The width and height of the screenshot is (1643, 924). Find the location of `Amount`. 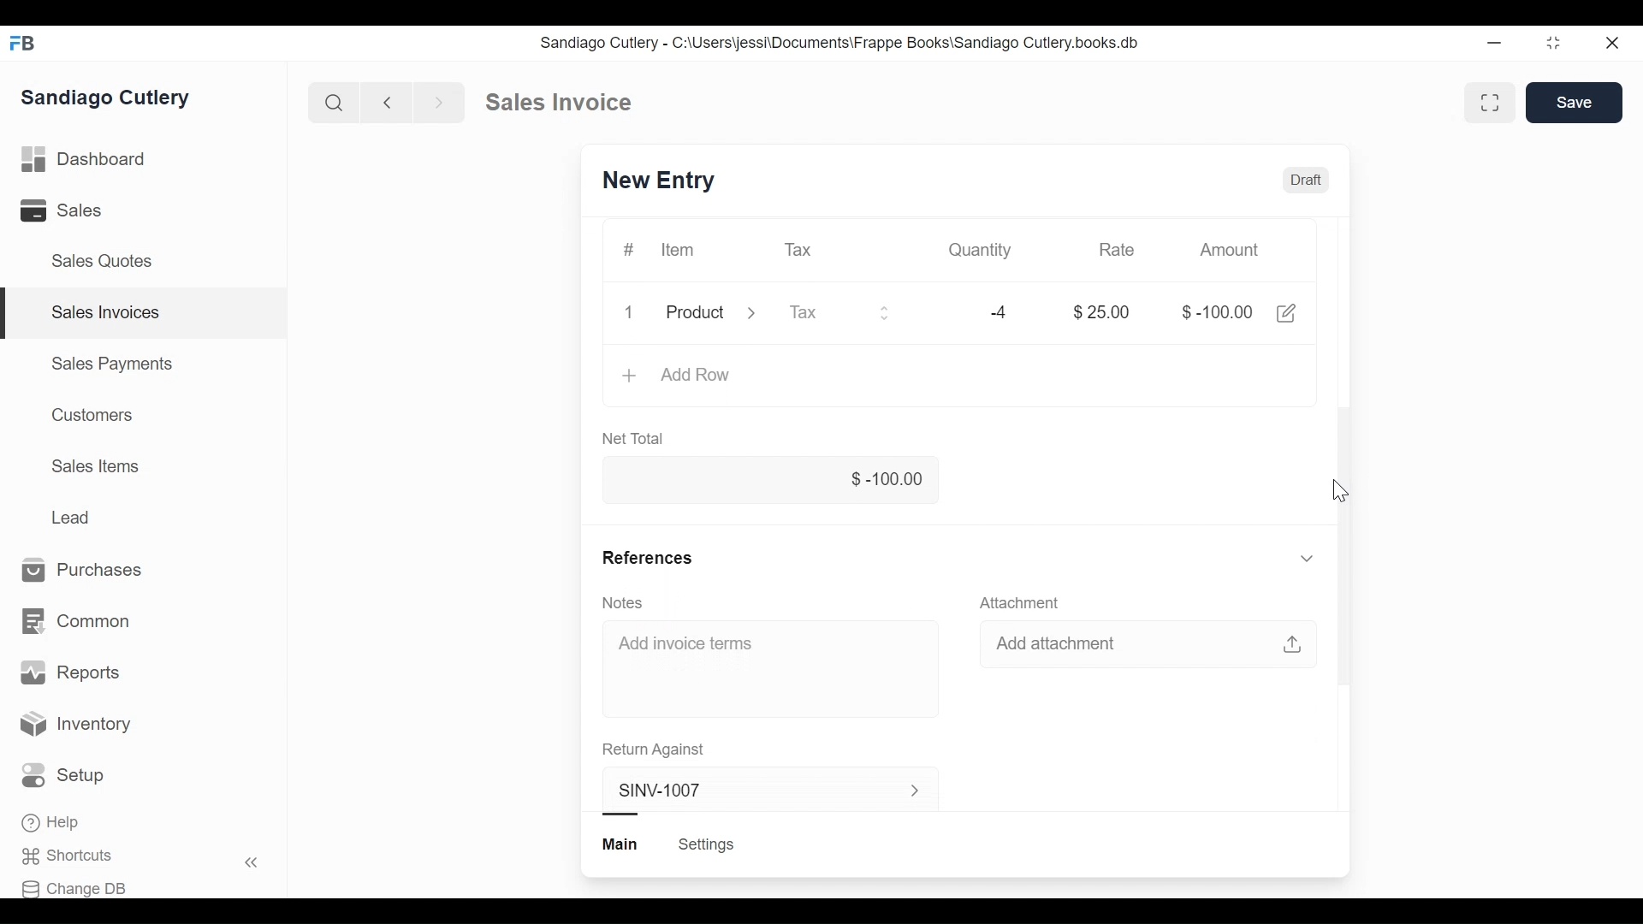

Amount is located at coordinates (1229, 250).